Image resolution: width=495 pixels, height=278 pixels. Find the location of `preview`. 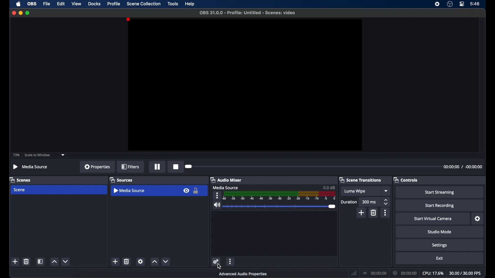

preview is located at coordinates (245, 86).